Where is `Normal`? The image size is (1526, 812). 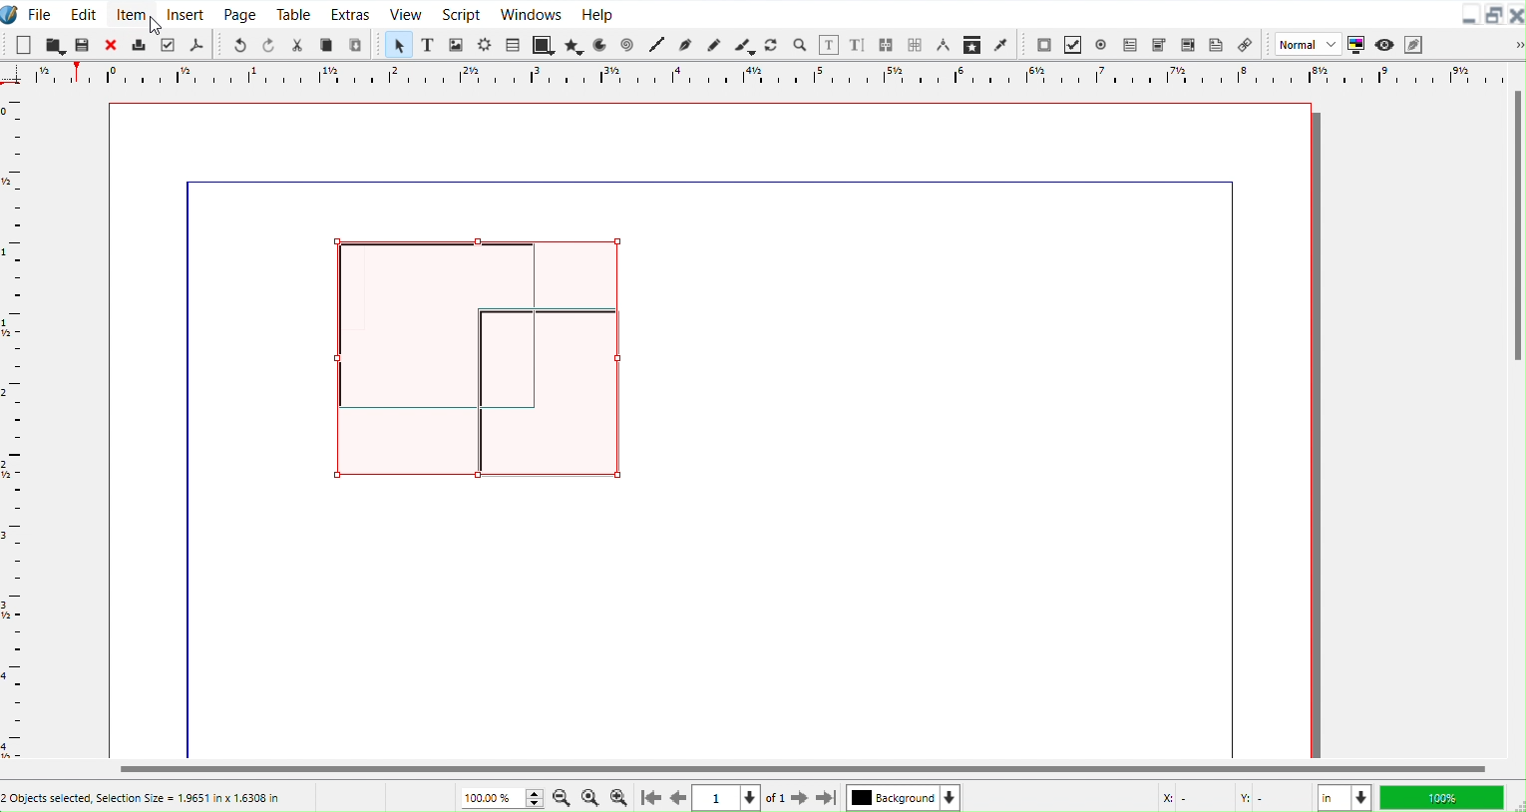
Normal is located at coordinates (1306, 44).